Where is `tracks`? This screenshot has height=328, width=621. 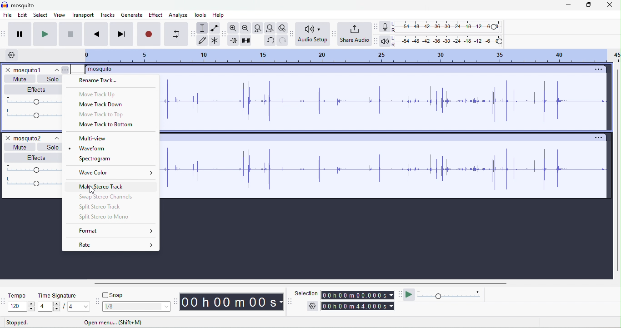
tracks is located at coordinates (108, 15).